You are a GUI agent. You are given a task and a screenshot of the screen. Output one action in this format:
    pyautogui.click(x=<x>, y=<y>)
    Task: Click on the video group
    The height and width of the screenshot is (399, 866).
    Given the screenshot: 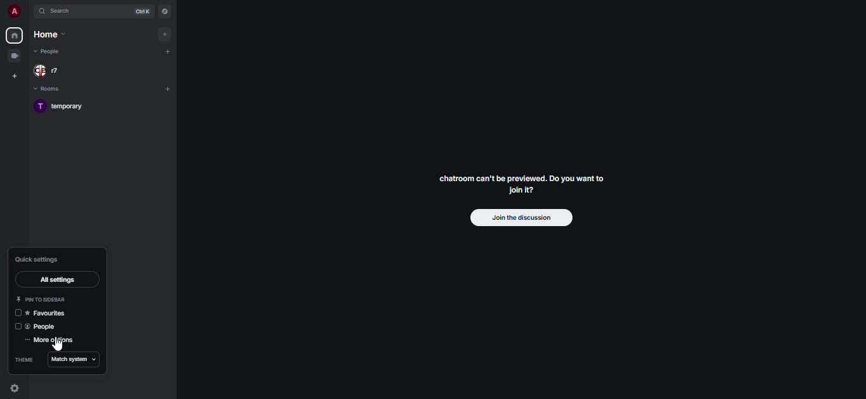 What is the action you would take?
    pyautogui.click(x=15, y=55)
    